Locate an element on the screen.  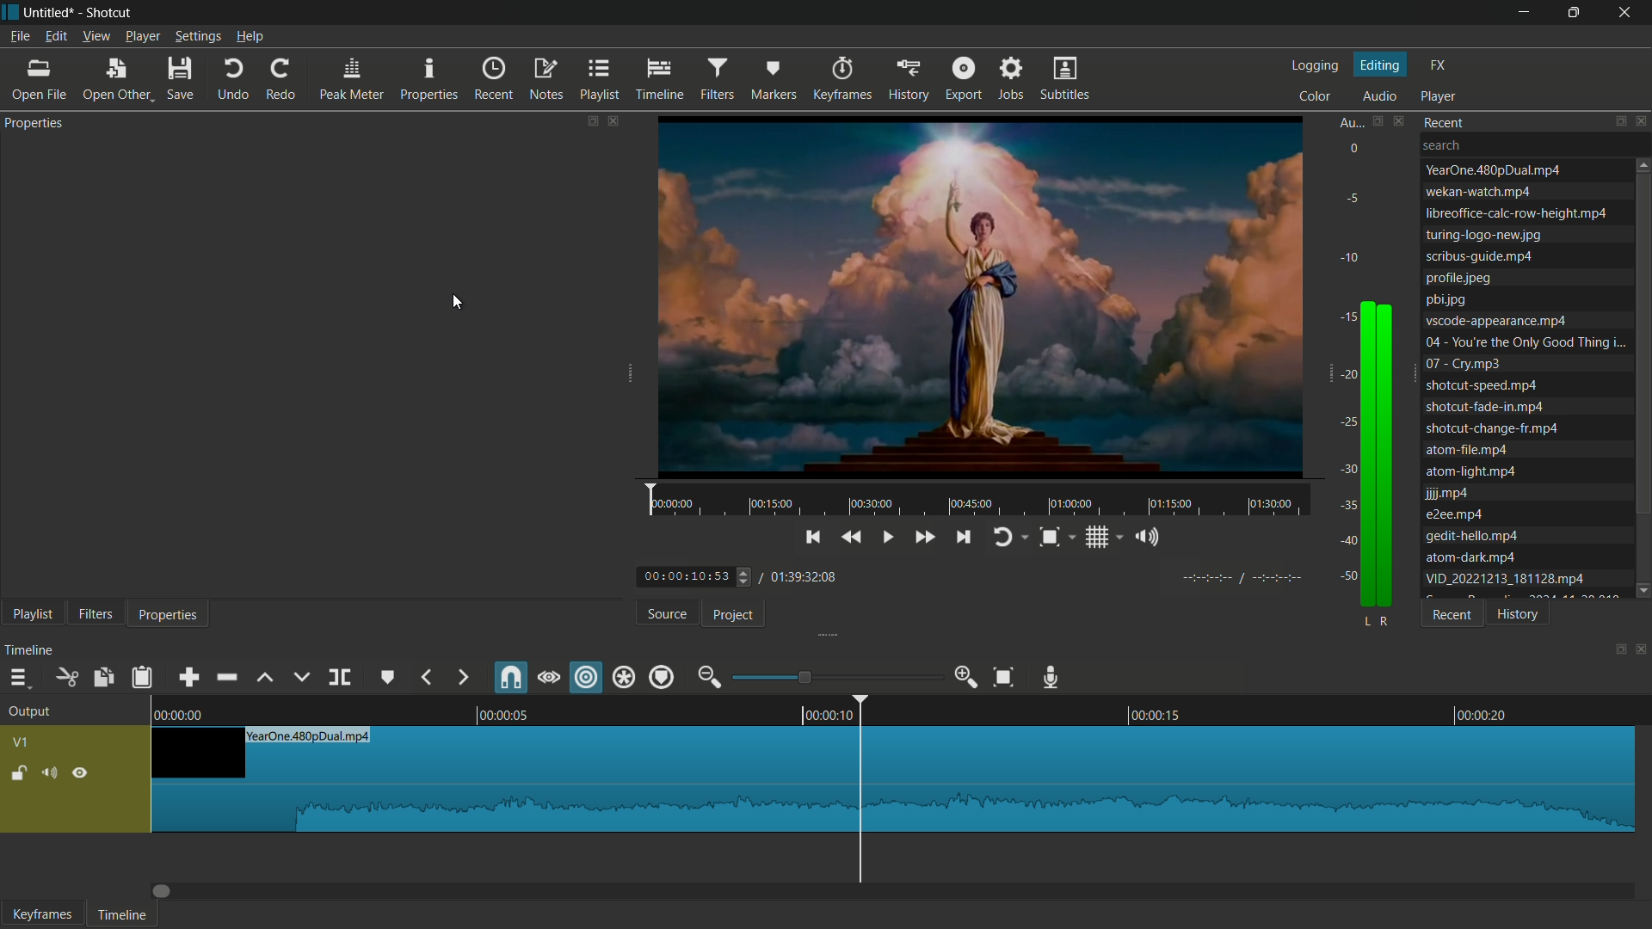
save is located at coordinates (181, 80).